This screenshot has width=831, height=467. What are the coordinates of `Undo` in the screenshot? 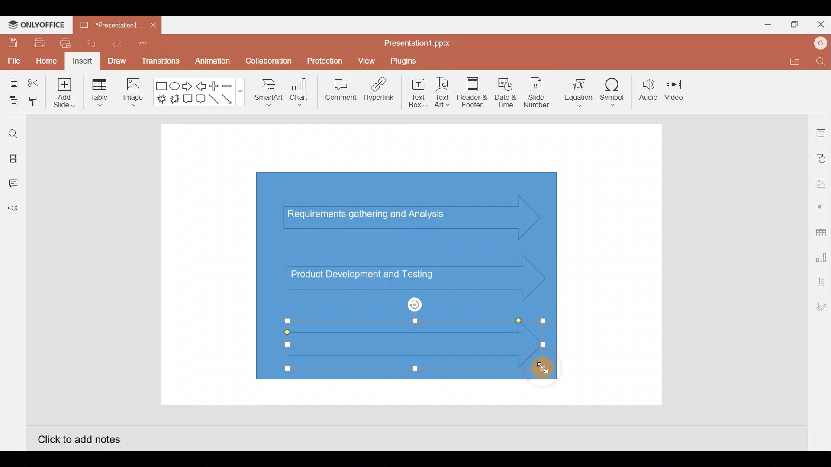 It's located at (88, 43).